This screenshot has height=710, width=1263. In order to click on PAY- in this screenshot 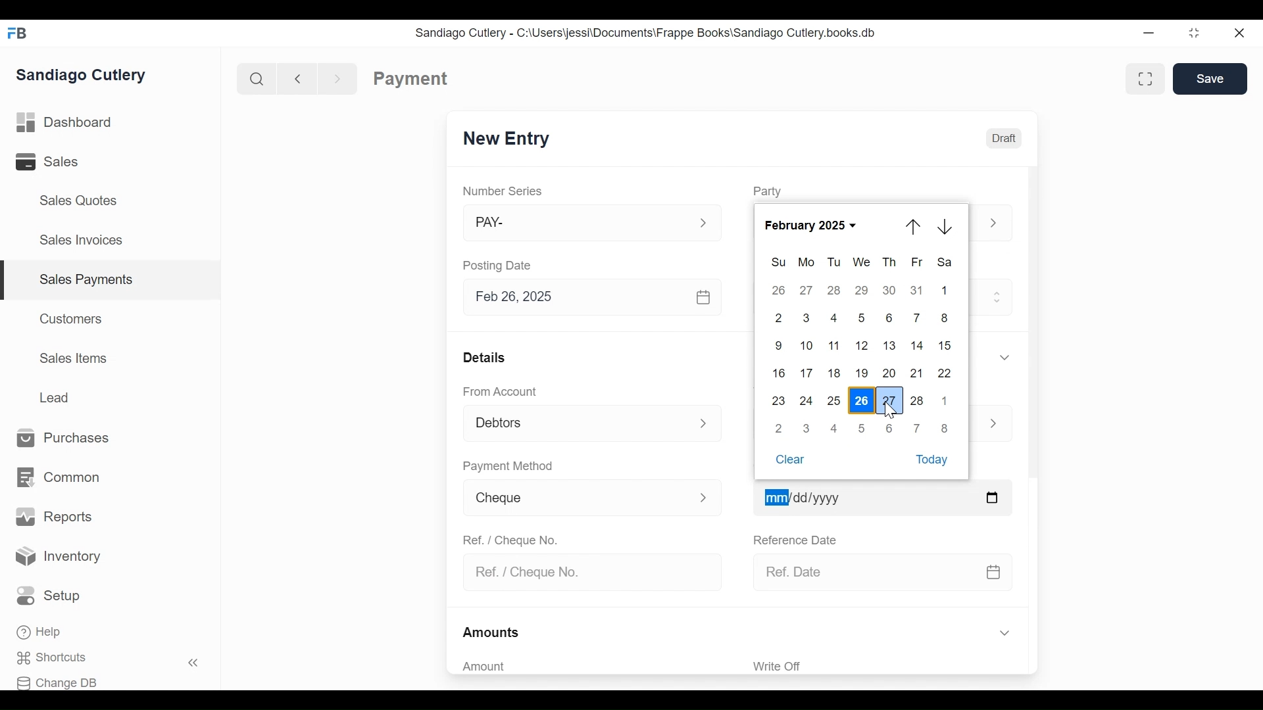, I will do `click(573, 225)`.